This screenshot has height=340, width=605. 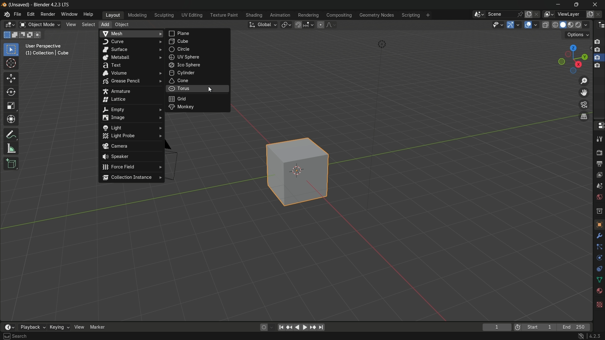 I want to click on transformation orientation, so click(x=262, y=25).